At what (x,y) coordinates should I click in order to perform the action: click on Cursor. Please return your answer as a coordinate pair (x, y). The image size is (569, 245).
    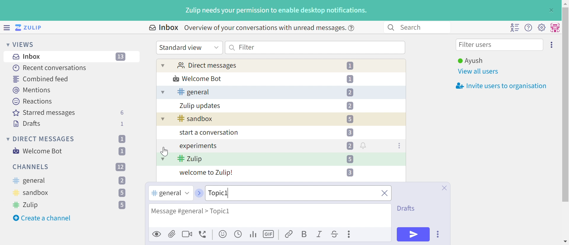
    Looking at the image, I should click on (165, 151).